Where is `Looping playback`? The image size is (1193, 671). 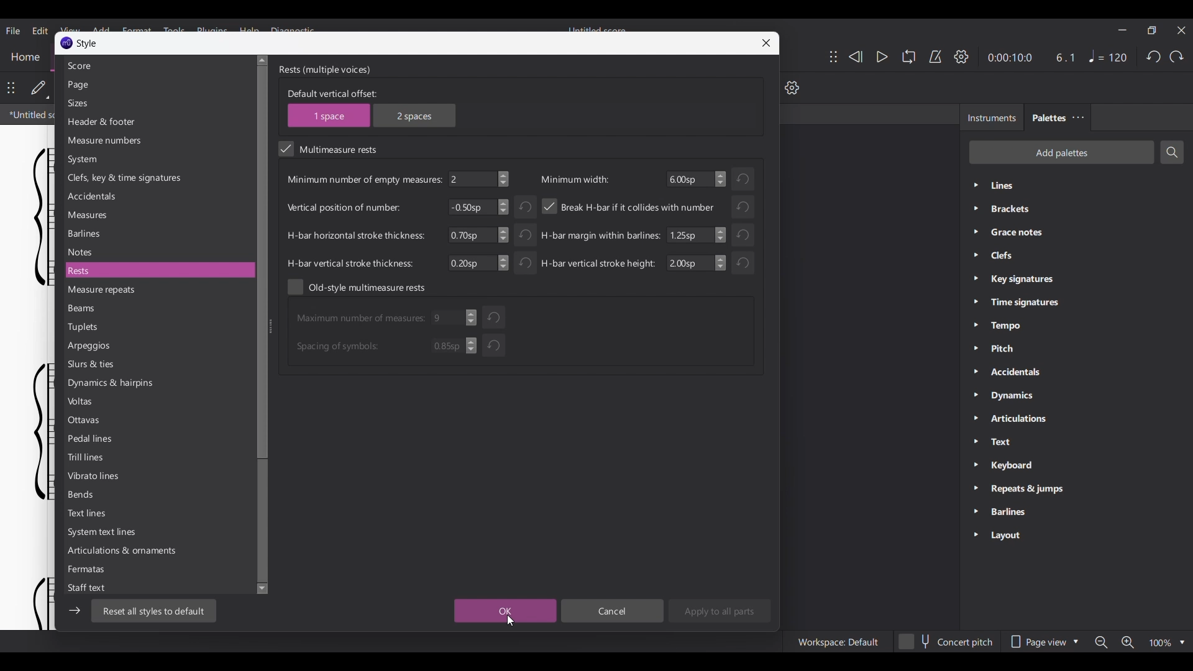
Looping playback is located at coordinates (909, 57).